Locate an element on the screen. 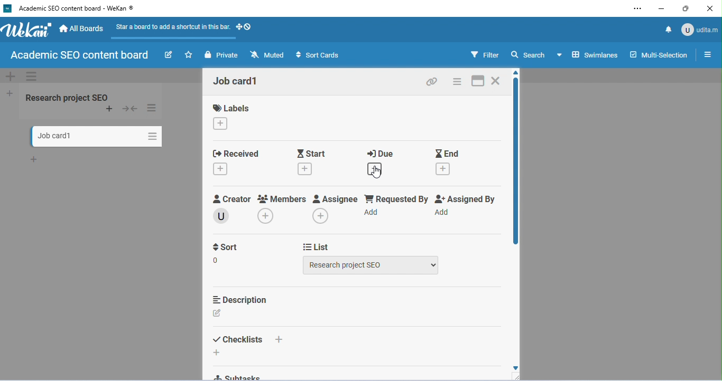 Image resolution: width=722 pixels, height=381 pixels. multi-selection is located at coordinates (658, 55).